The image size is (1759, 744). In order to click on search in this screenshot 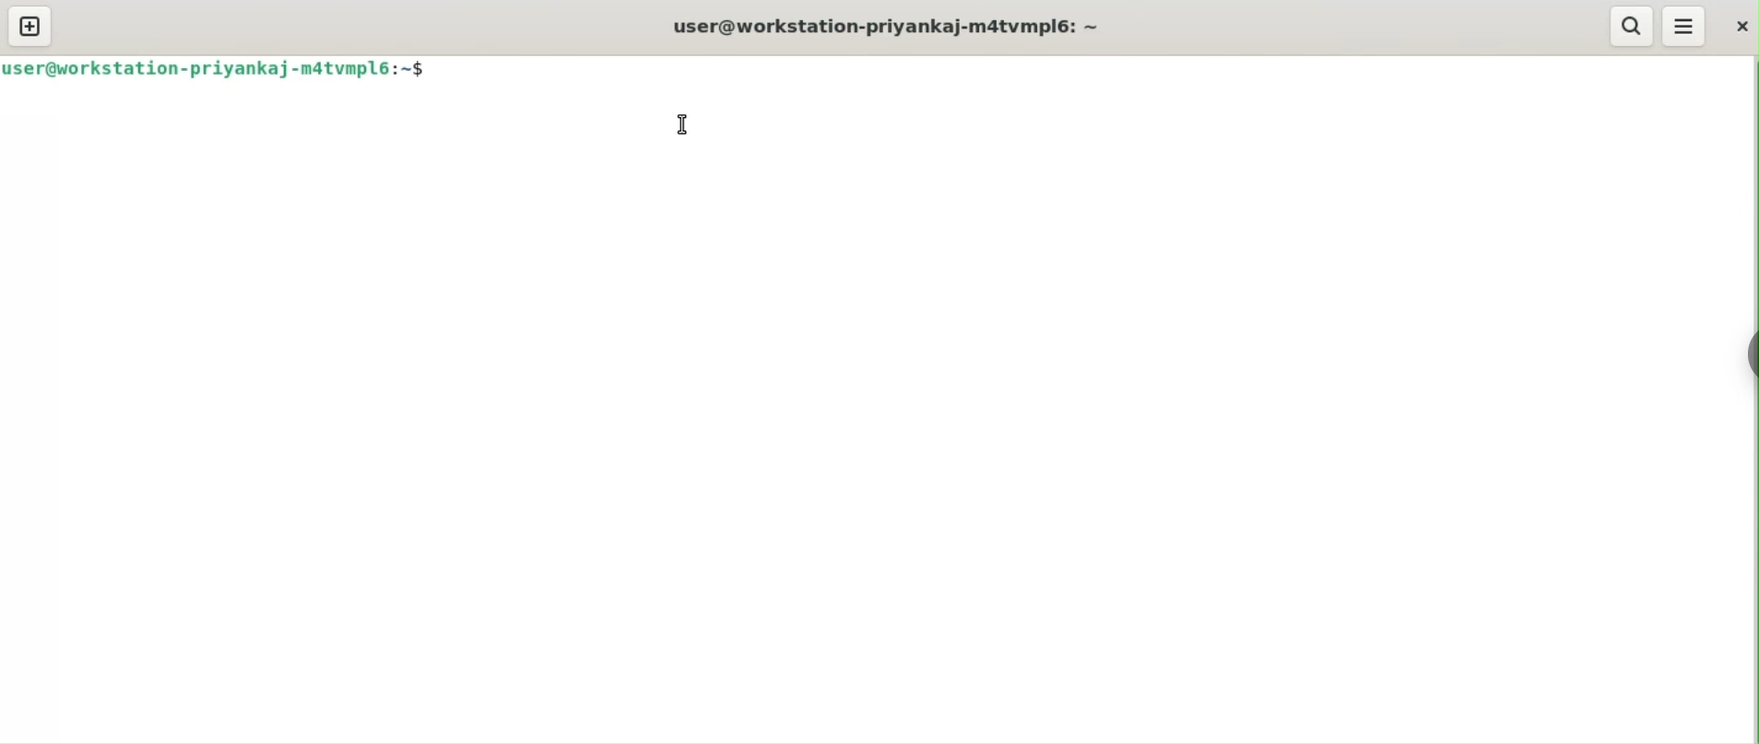, I will do `click(1632, 27)`.